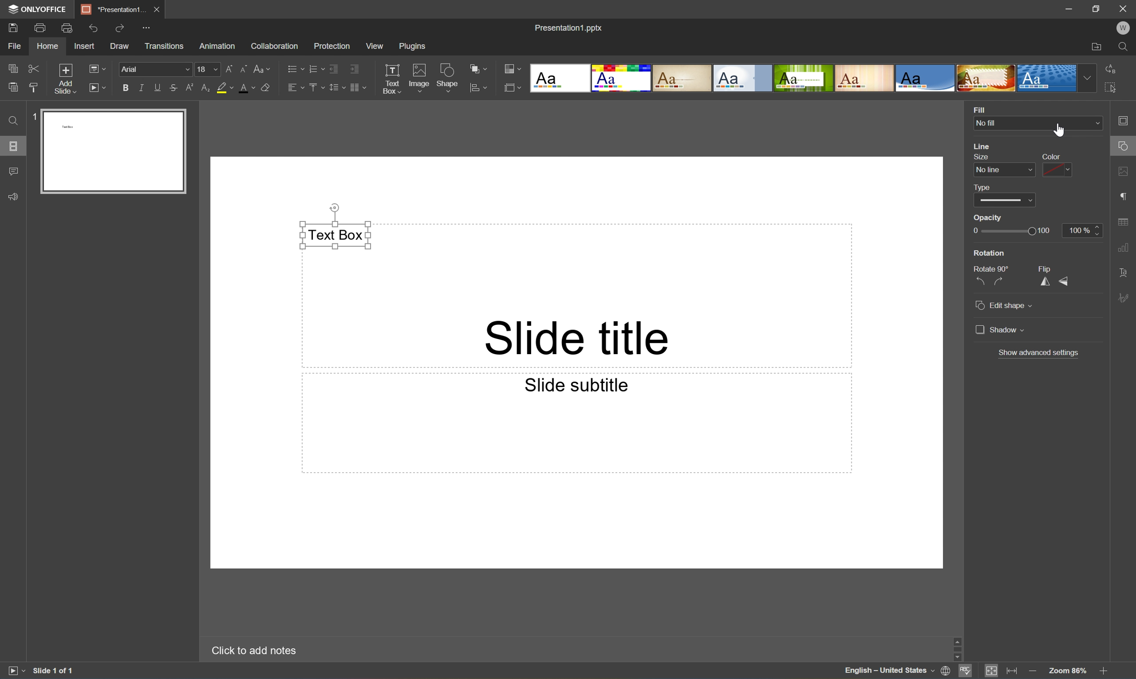  I want to click on Cut, so click(35, 68).